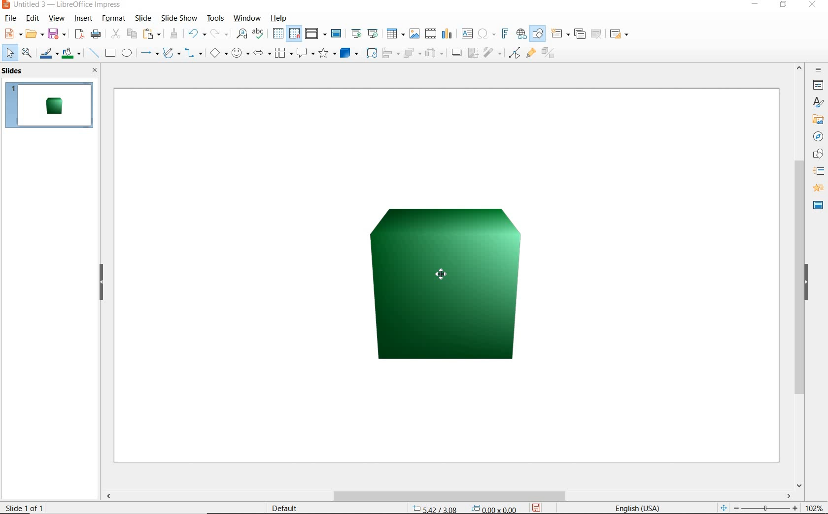 The width and height of the screenshot is (828, 514). Describe the element at coordinates (800, 276) in the screenshot. I see `SCROLLBAR` at that location.